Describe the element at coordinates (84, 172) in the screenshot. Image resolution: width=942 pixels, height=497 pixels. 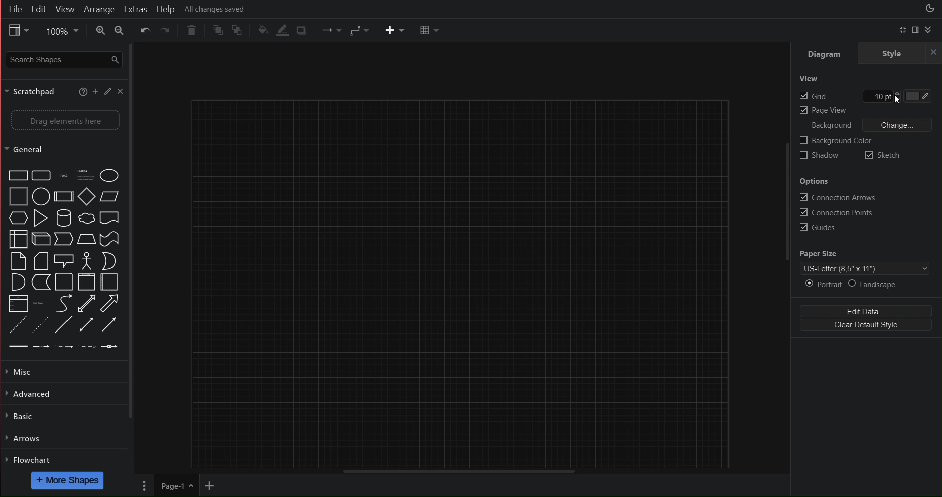
I see `notes` at that location.